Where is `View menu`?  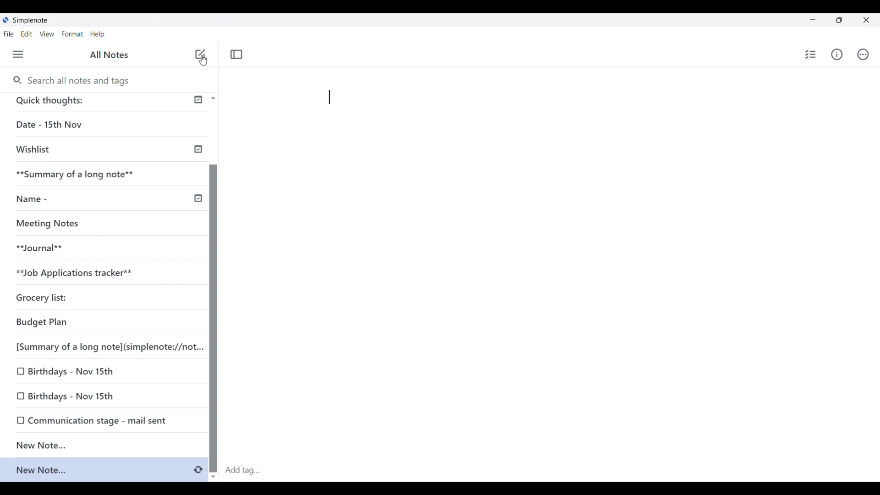 View menu is located at coordinates (47, 34).